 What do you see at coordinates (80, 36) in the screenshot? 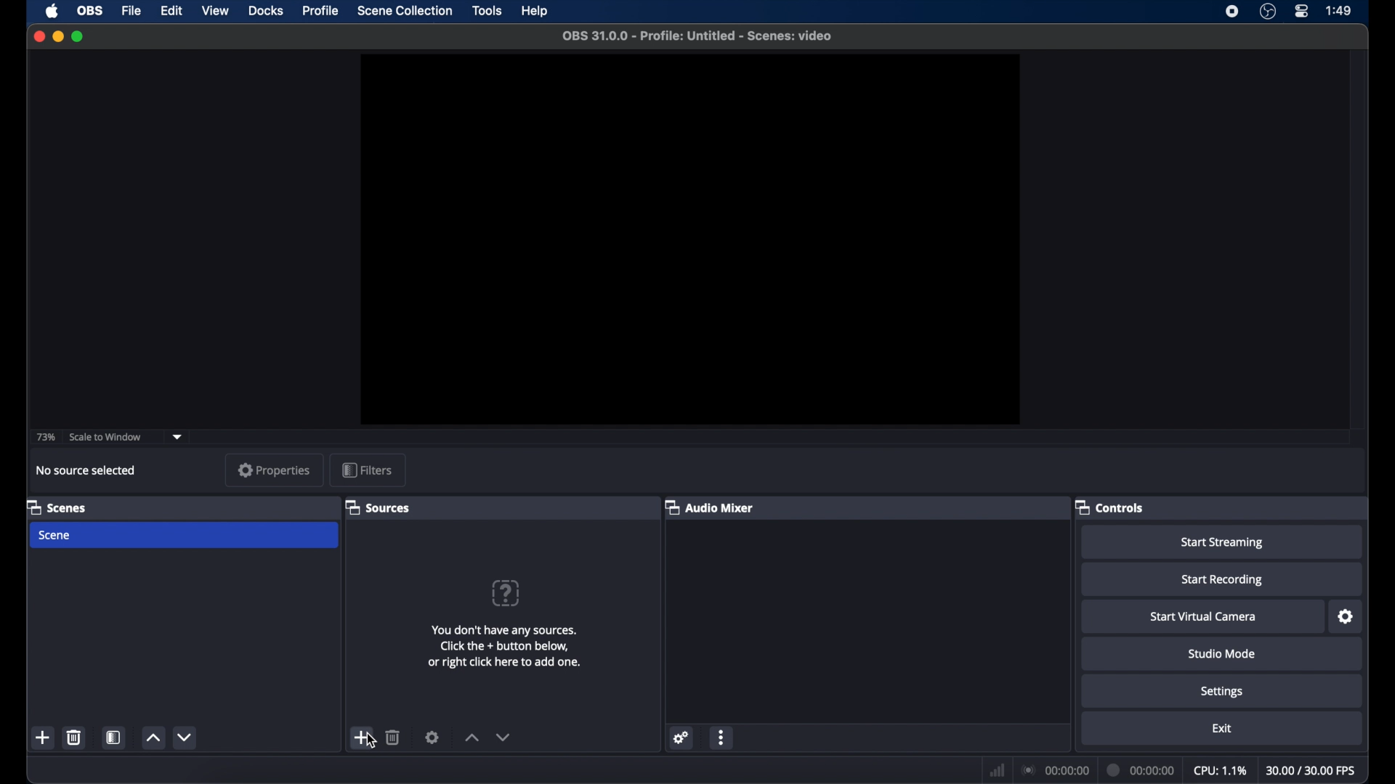
I see `maximize` at bounding box center [80, 36].